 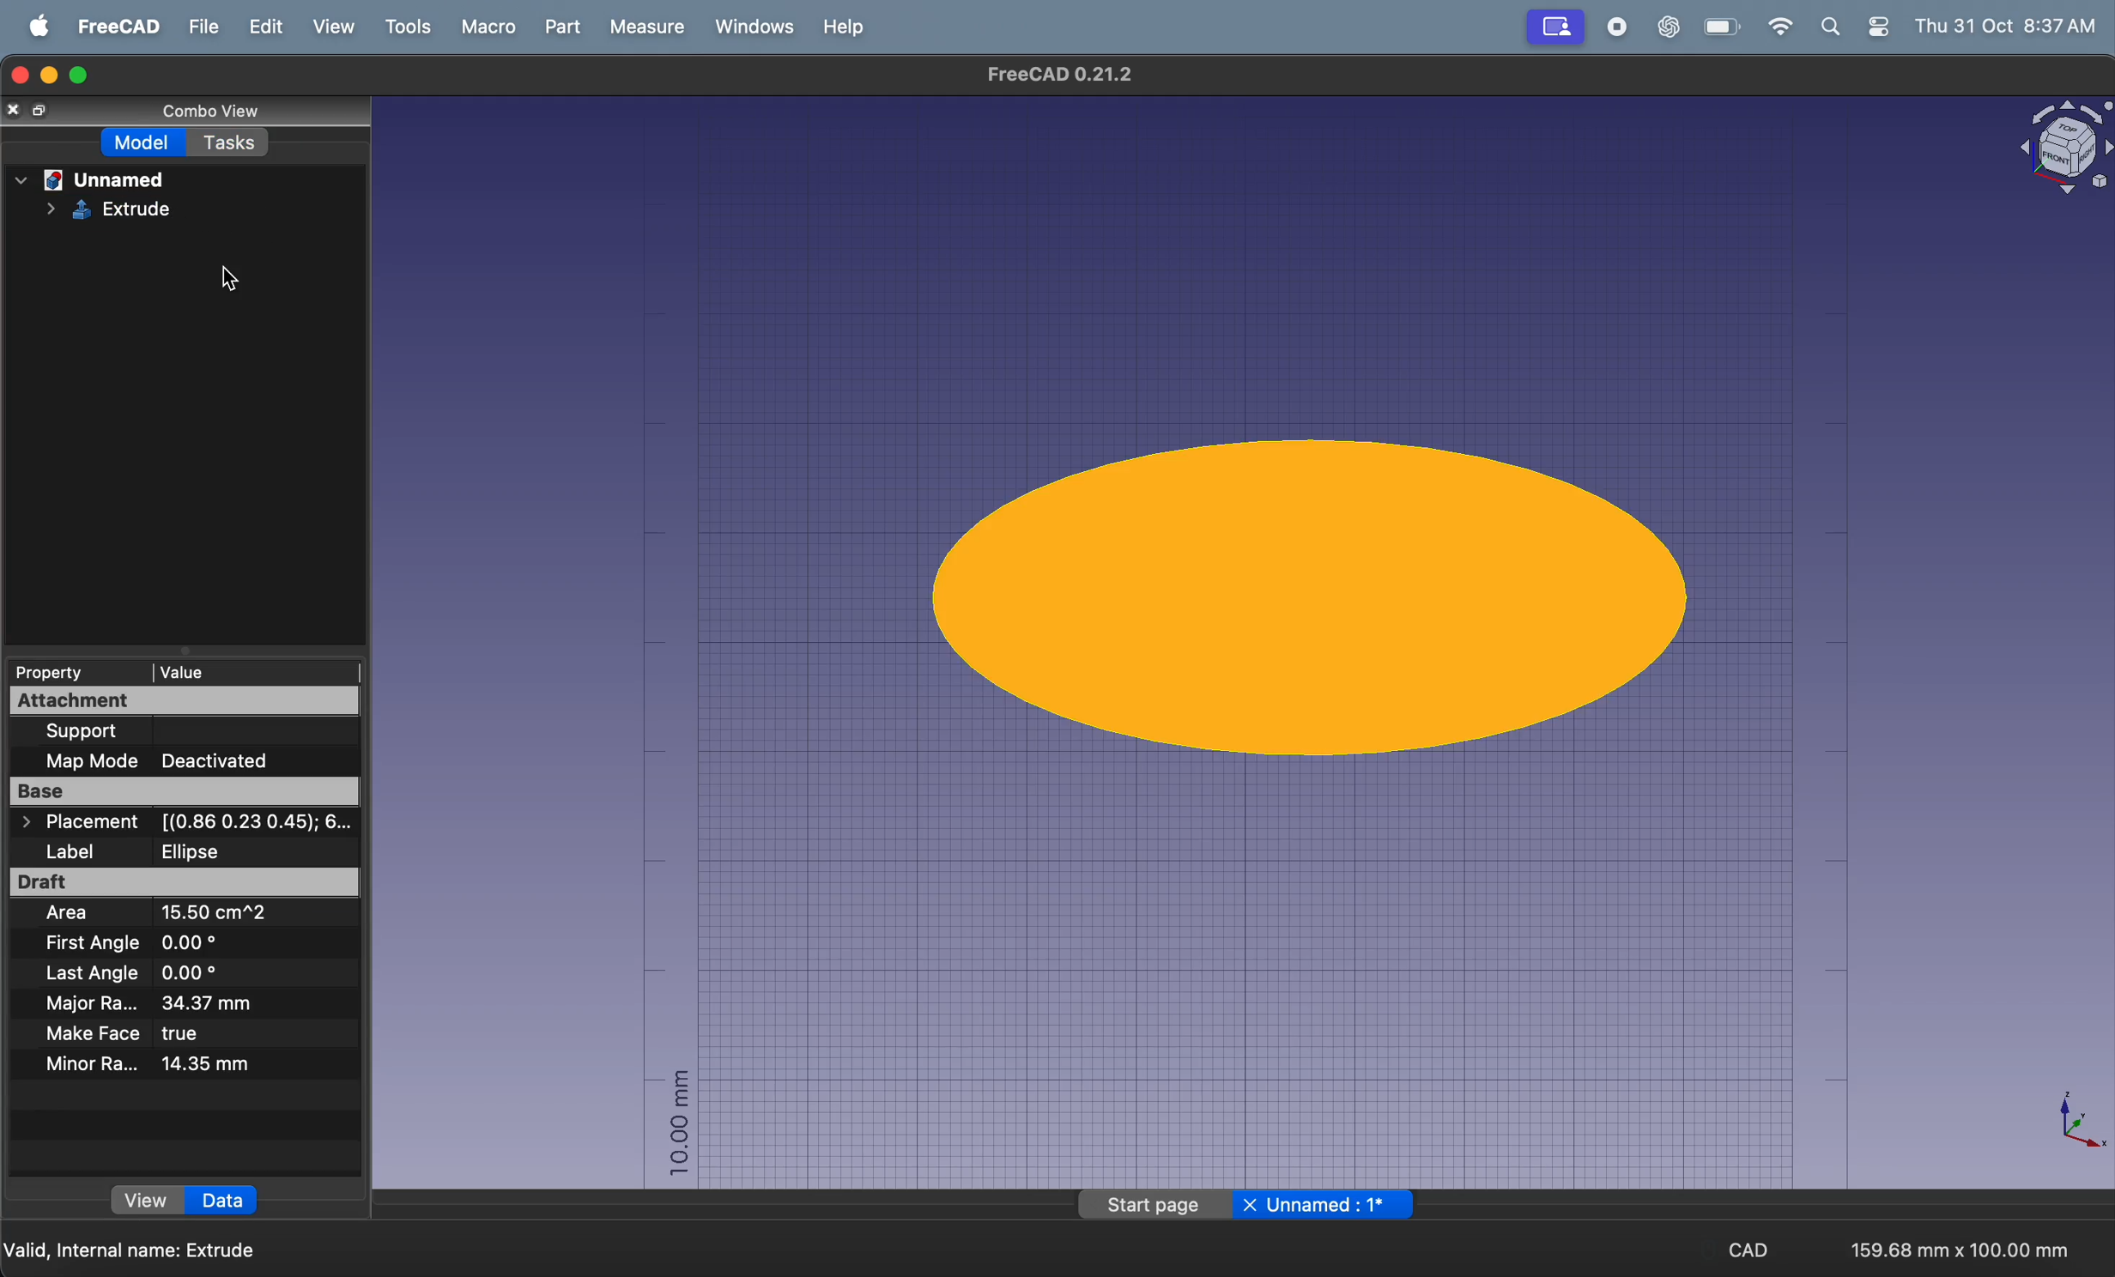 I want to click on area, so click(x=178, y=917).